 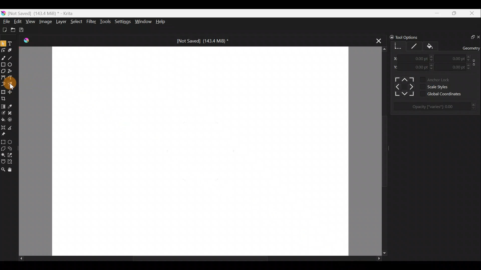 What do you see at coordinates (13, 29) in the screenshot?
I see `Open existing document` at bounding box center [13, 29].